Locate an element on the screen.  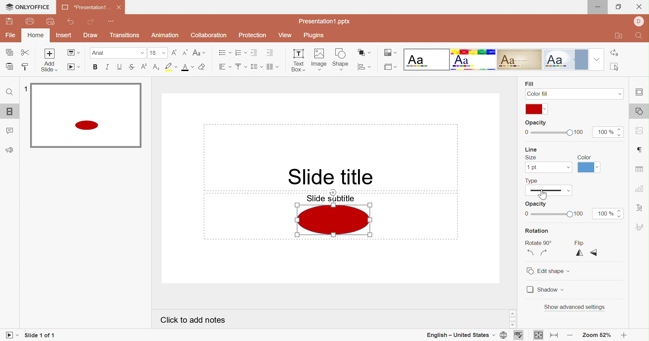
Fit to width is located at coordinates (555, 336).